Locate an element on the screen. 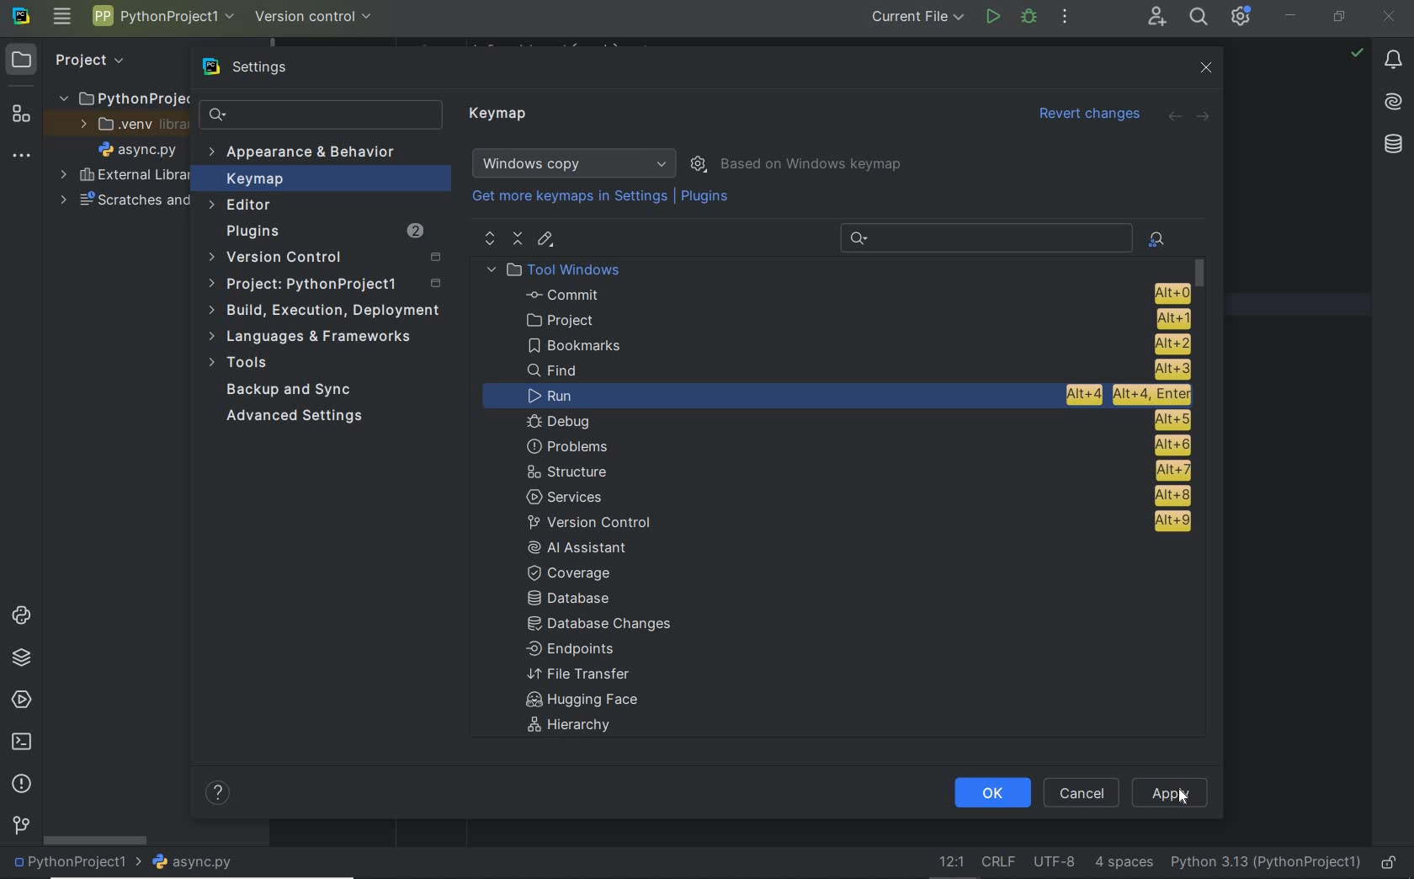 This screenshot has width=1414, height=879. help is located at coordinates (220, 795).